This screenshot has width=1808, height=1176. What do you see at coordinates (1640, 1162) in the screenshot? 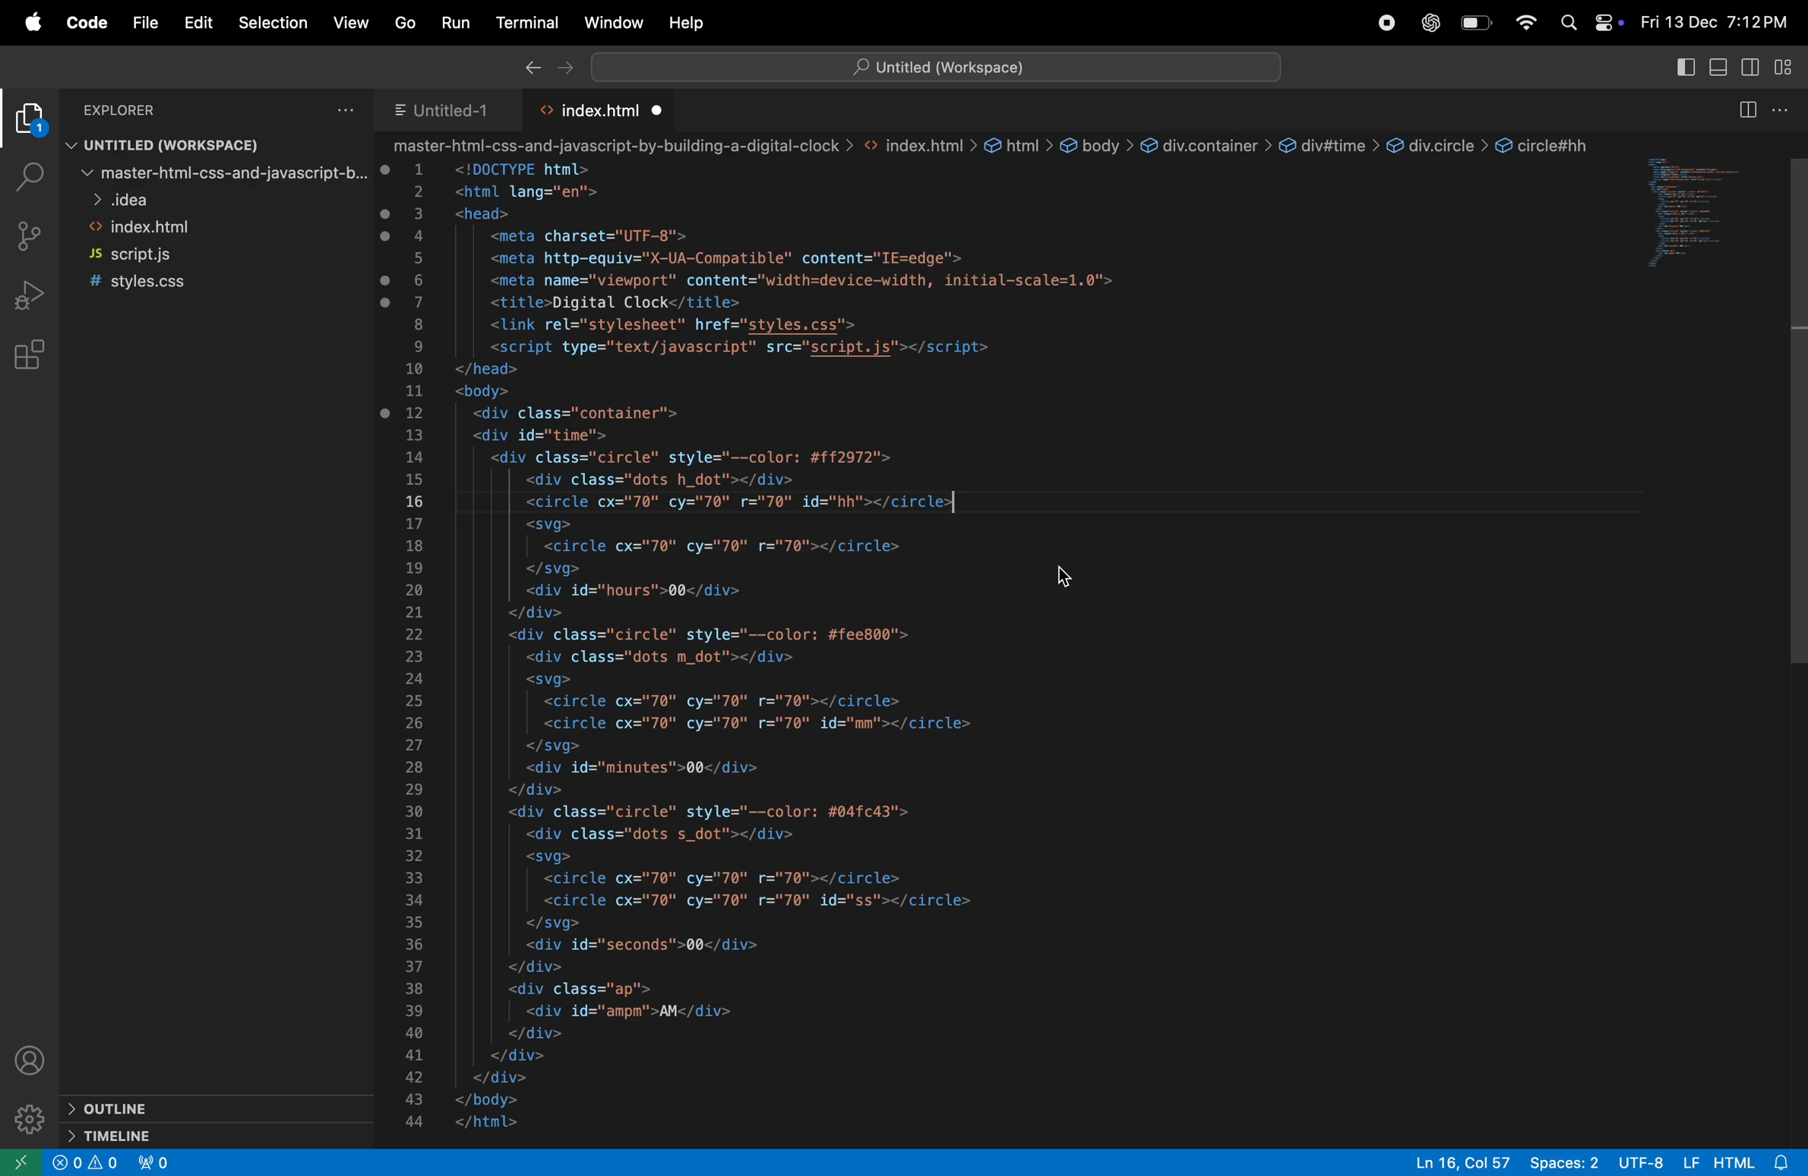
I see `utf 8` at bounding box center [1640, 1162].